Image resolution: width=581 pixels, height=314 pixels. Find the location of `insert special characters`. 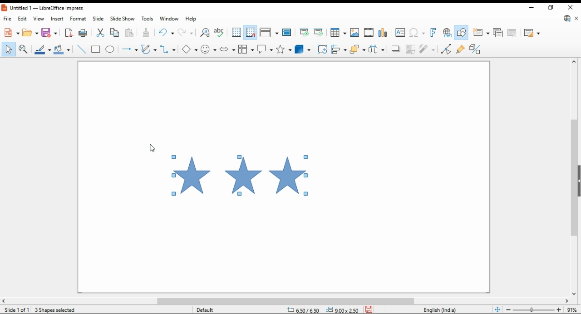

insert special characters is located at coordinates (417, 33).